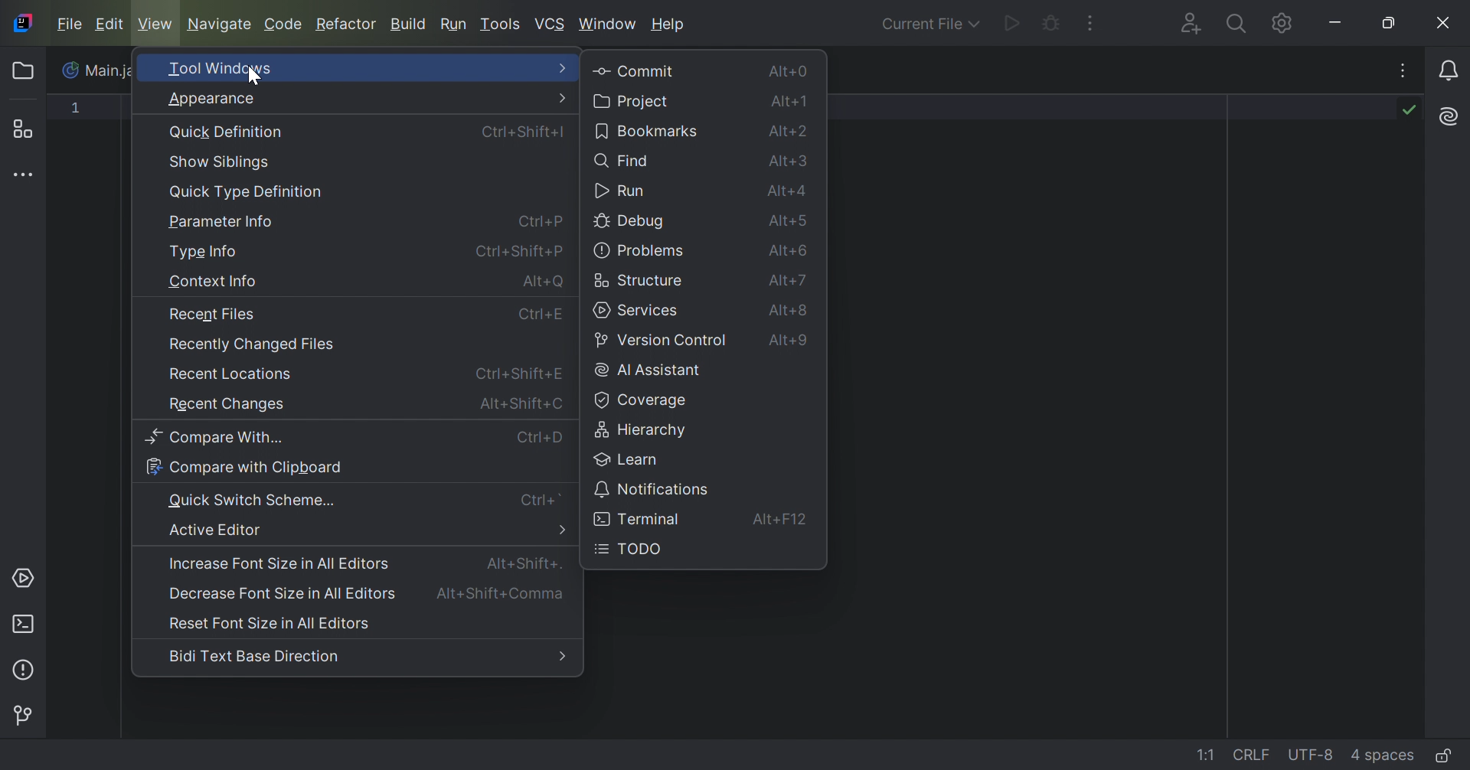 This screenshot has width=1470, height=770. I want to click on More tool windows, so click(27, 176).